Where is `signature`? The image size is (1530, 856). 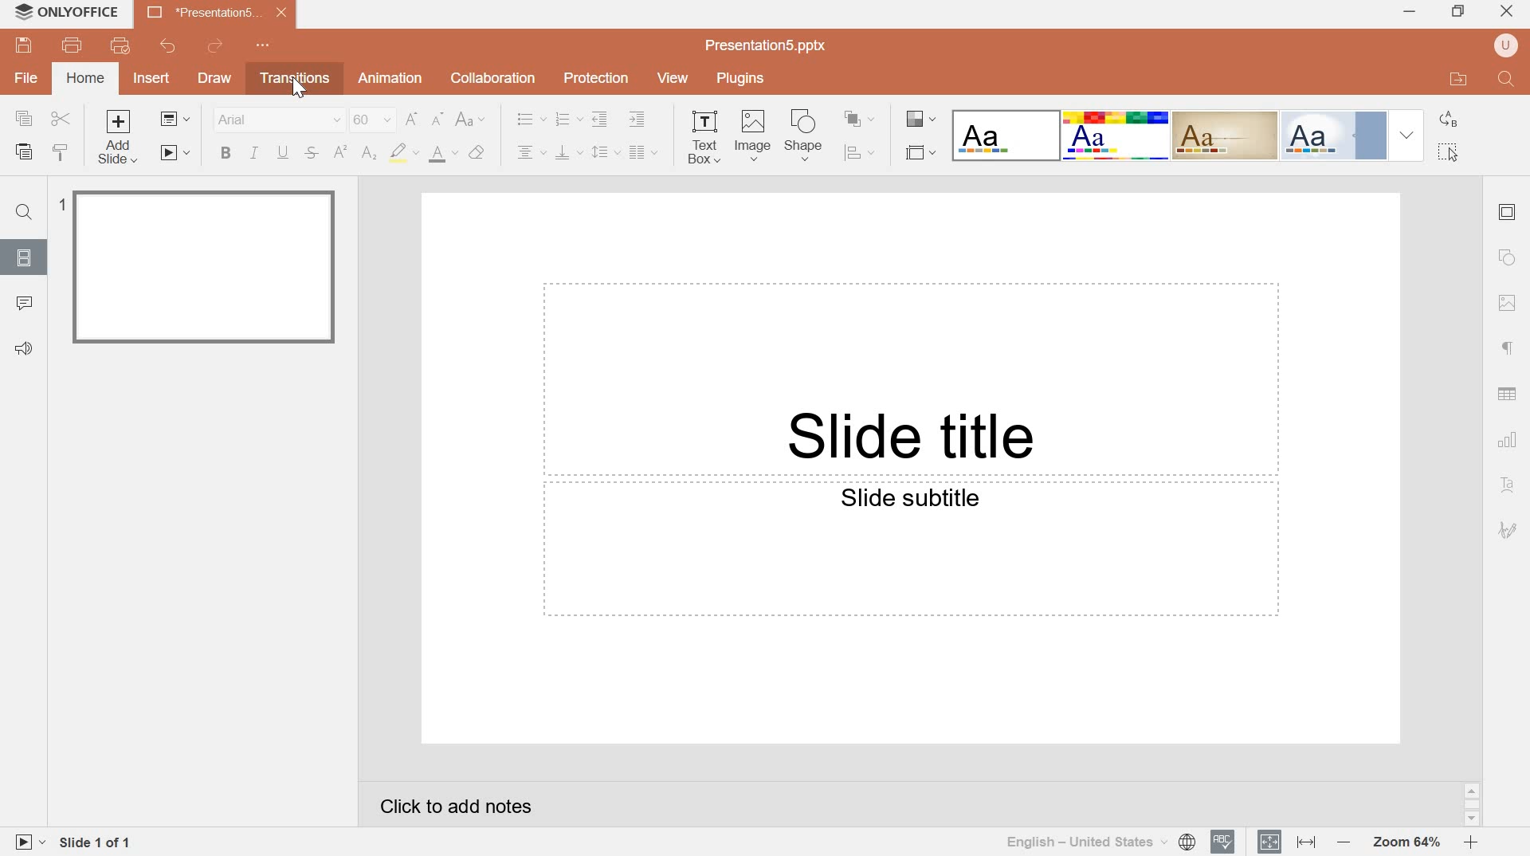
signature is located at coordinates (1508, 531).